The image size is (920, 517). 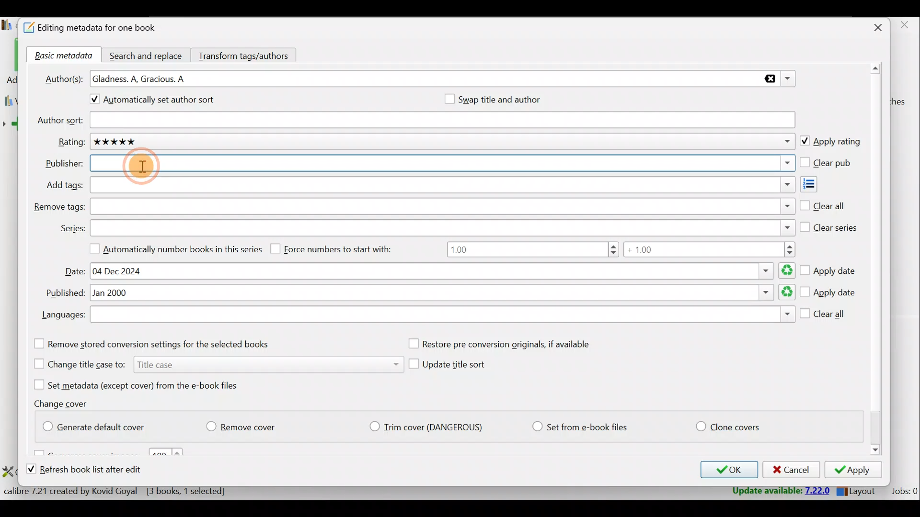 What do you see at coordinates (456, 366) in the screenshot?
I see `Update title sort` at bounding box center [456, 366].